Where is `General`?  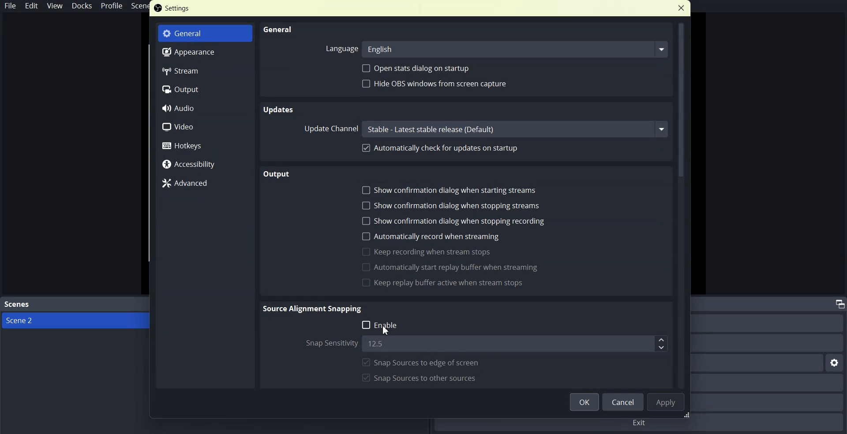
General is located at coordinates (279, 29).